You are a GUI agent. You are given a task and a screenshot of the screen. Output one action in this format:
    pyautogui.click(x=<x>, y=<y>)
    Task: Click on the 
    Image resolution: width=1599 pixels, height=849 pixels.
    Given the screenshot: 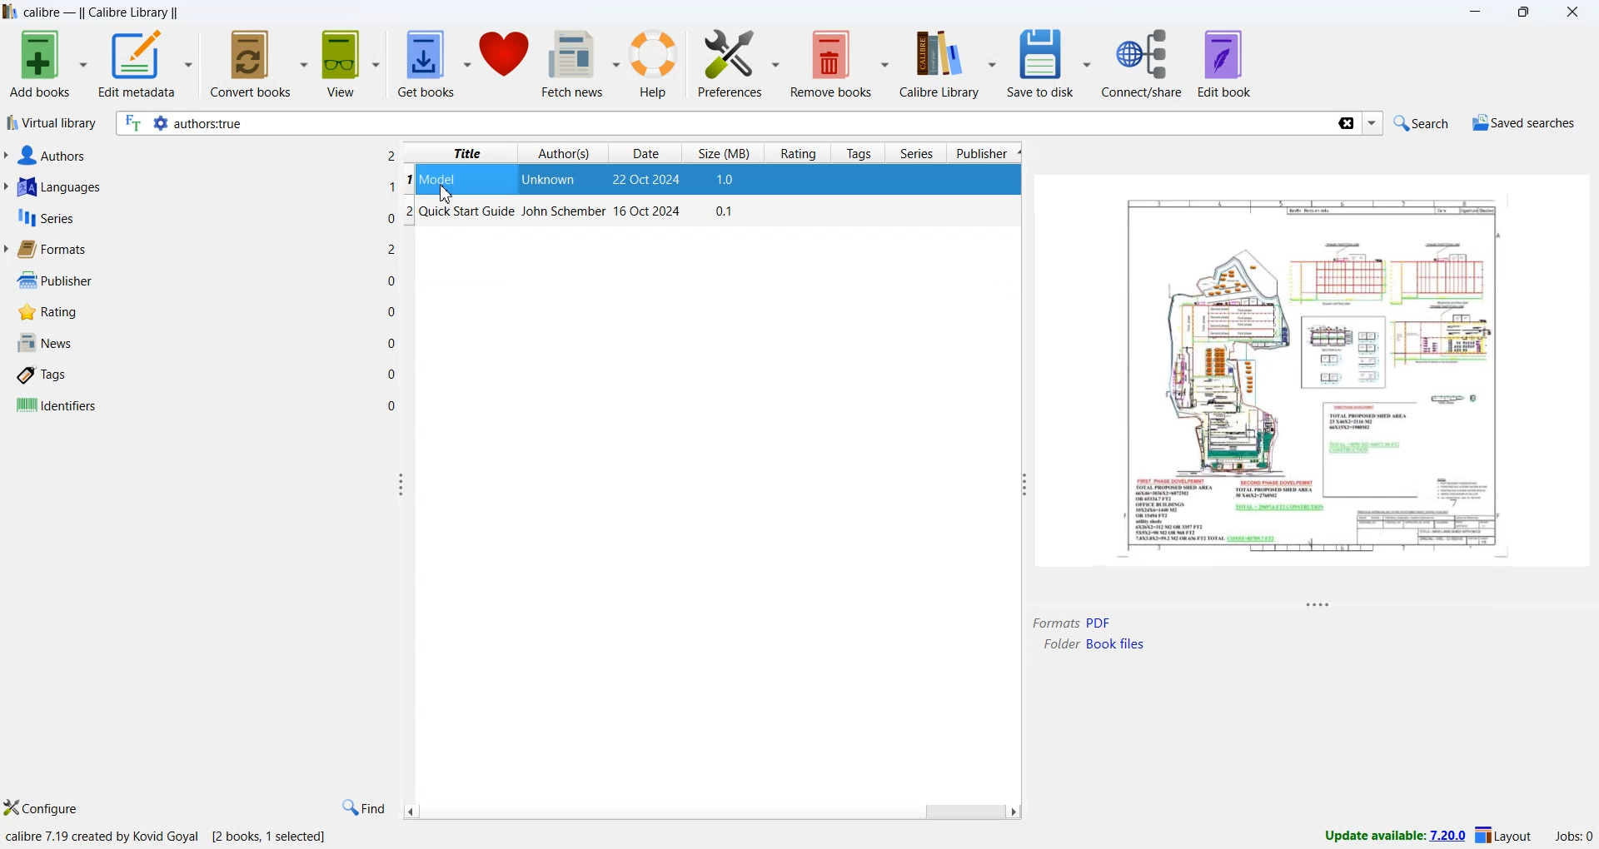 What is the action you would take?
    pyautogui.click(x=391, y=155)
    